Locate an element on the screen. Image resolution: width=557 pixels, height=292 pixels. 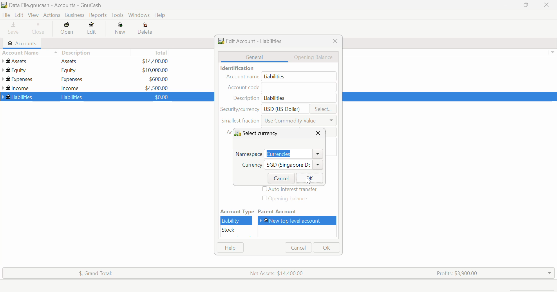
General is located at coordinates (254, 57).